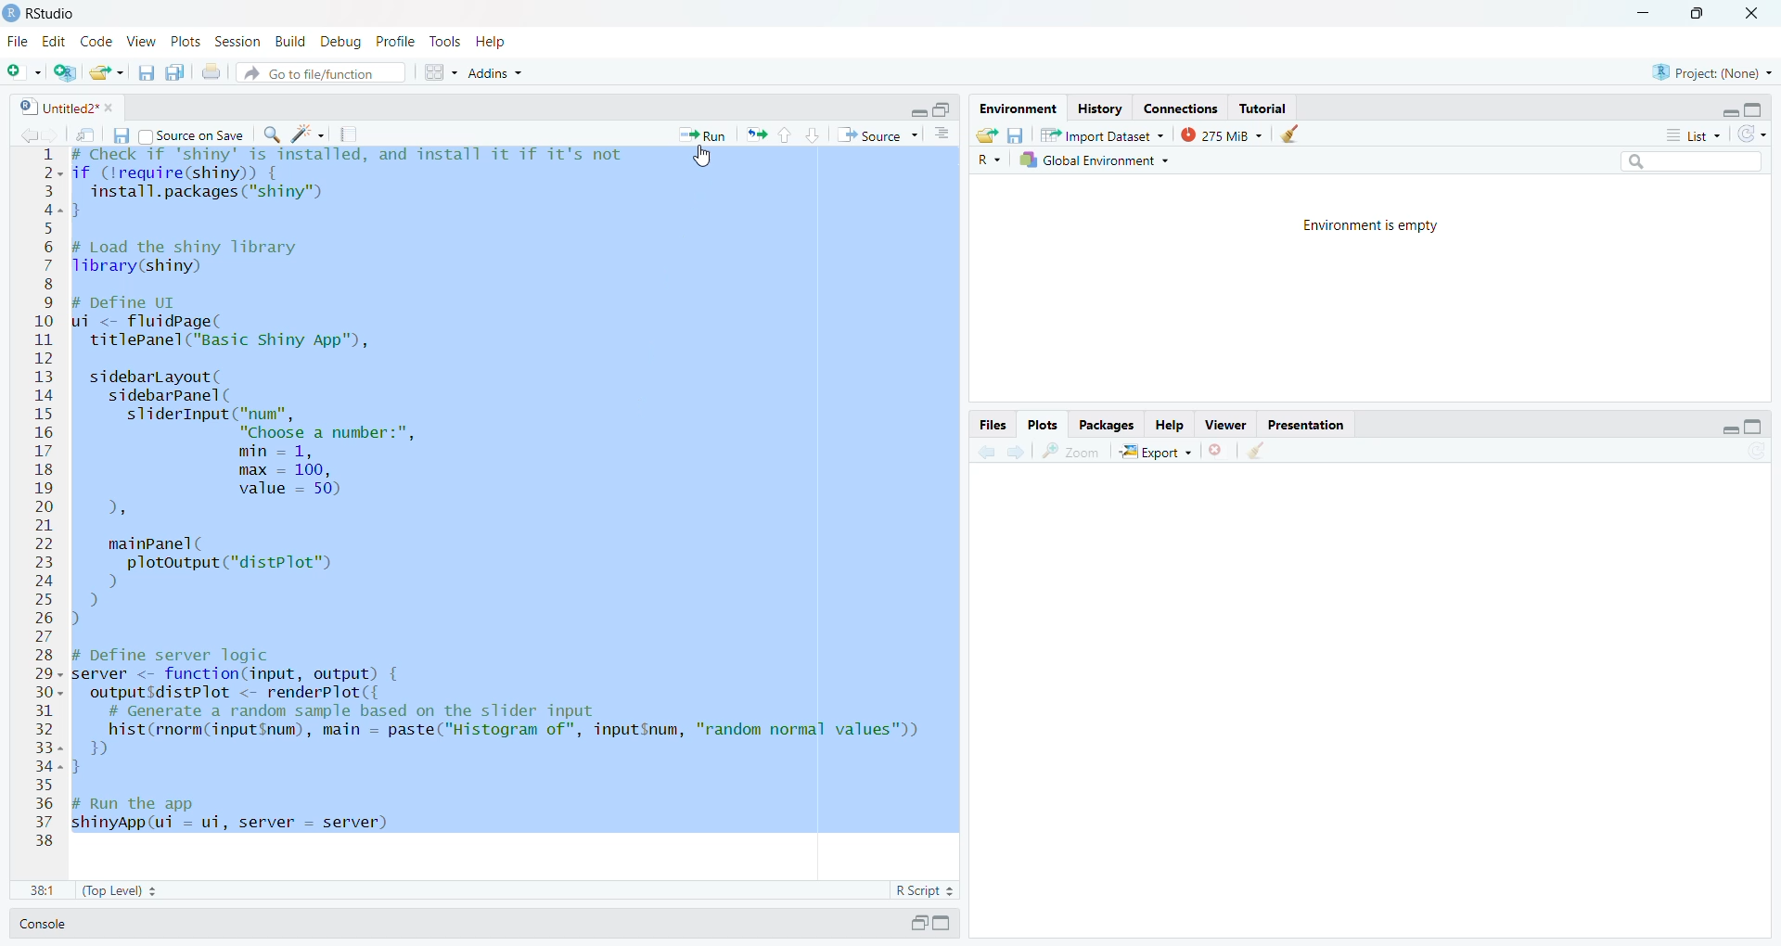 The width and height of the screenshot is (1781, 946). I want to click on forward, so click(50, 135).